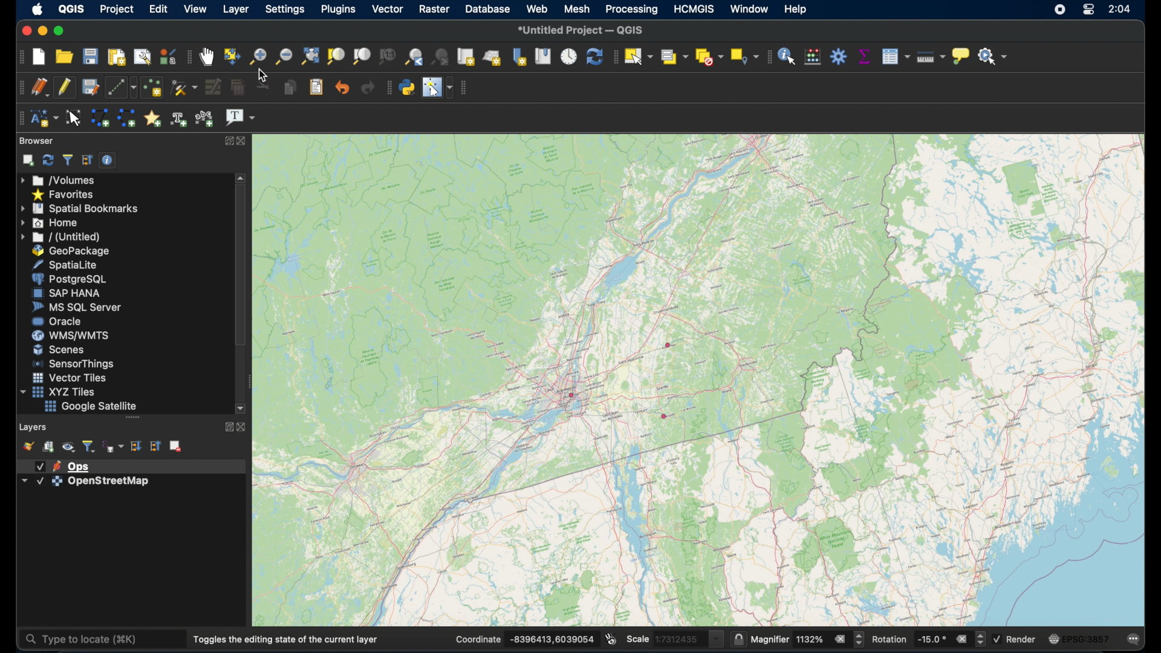 The height and width of the screenshot is (653, 1161). Describe the element at coordinates (492, 57) in the screenshot. I see `new 3D map view` at that location.